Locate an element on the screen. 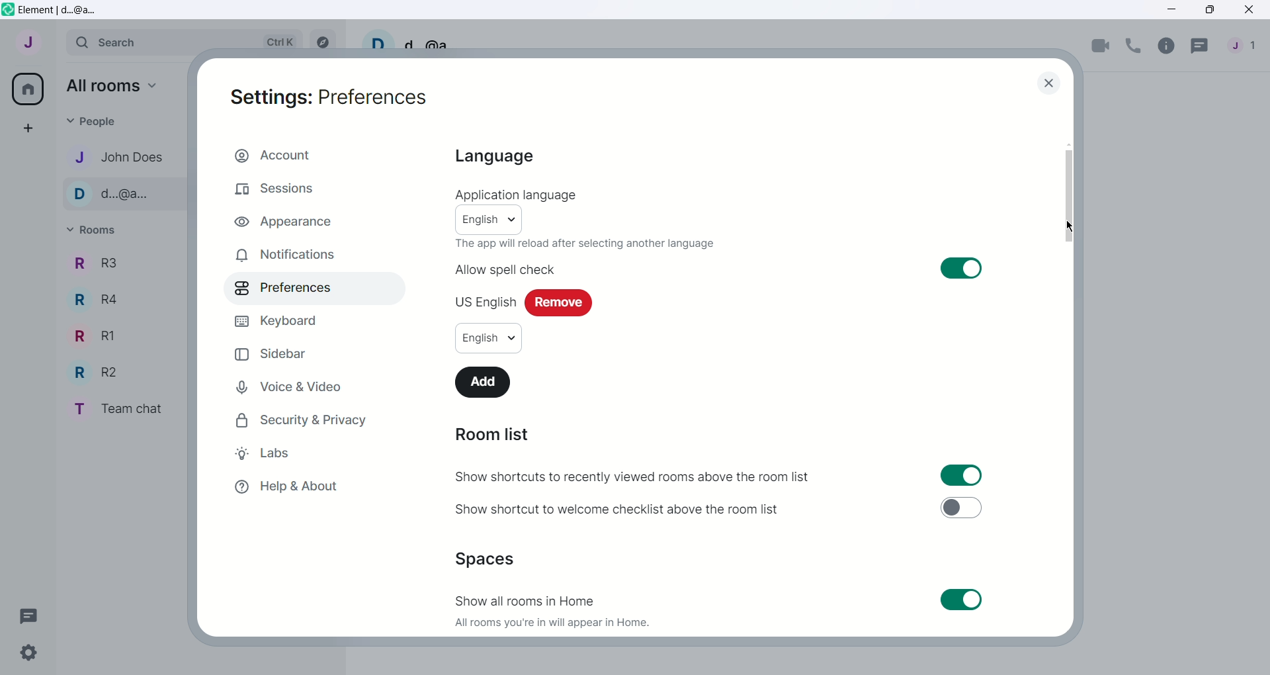 The height and width of the screenshot is (675, 1270). All rooms is located at coordinates (26, 89).